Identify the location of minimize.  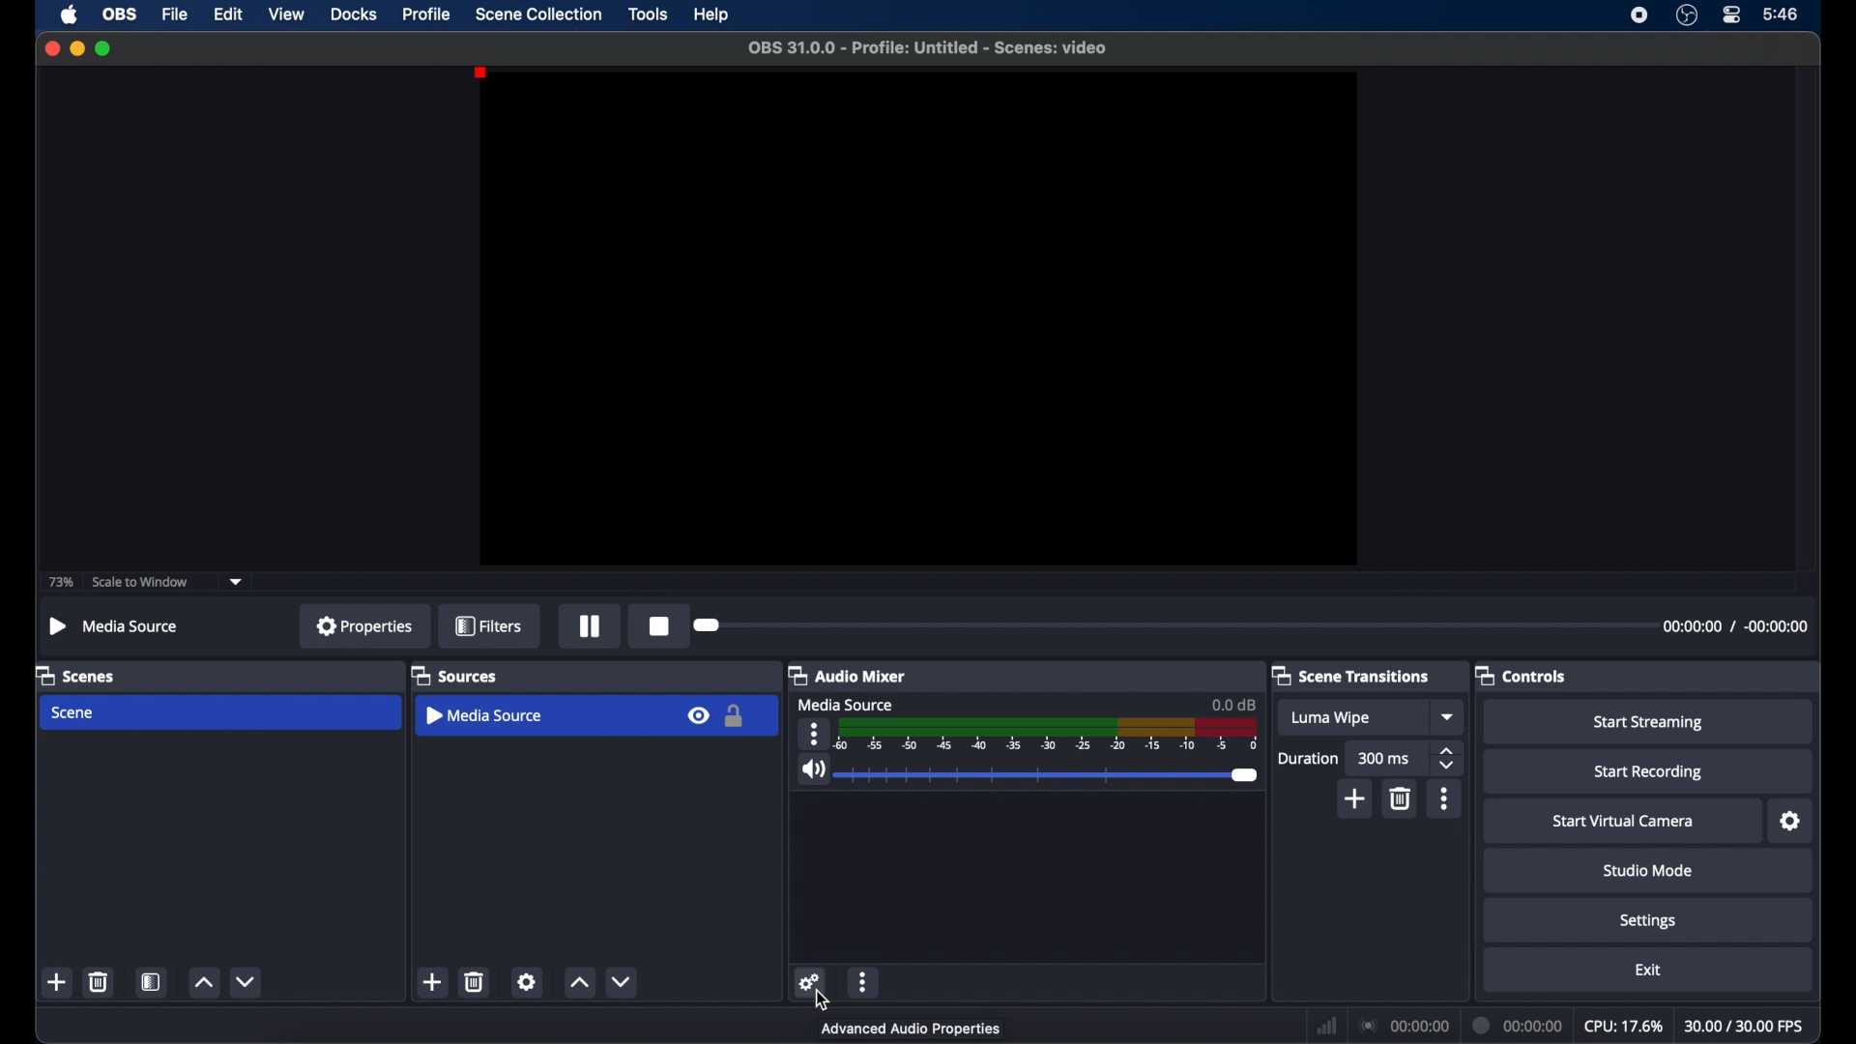
(76, 47).